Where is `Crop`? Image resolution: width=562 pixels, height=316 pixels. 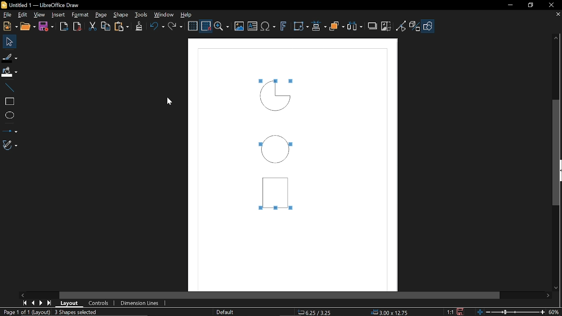
Crop is located at coordinates (386, 25).